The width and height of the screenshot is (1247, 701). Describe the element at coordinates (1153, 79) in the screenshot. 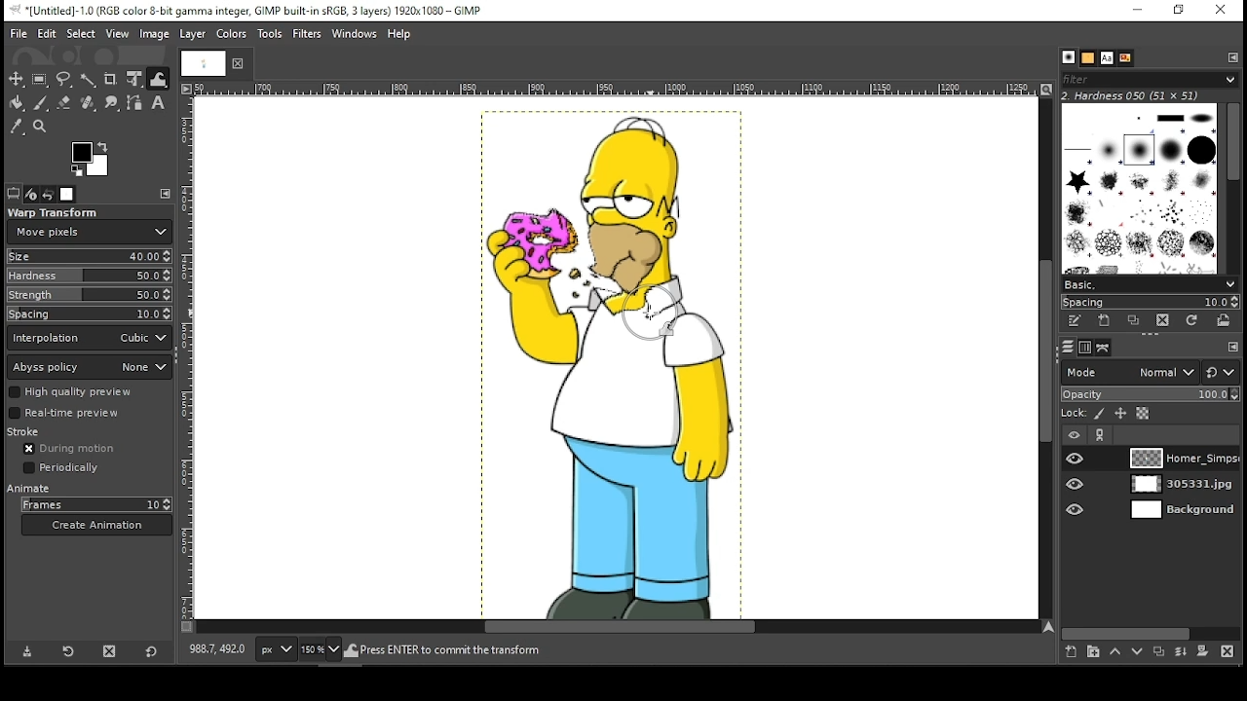

I see `filter` at that location.